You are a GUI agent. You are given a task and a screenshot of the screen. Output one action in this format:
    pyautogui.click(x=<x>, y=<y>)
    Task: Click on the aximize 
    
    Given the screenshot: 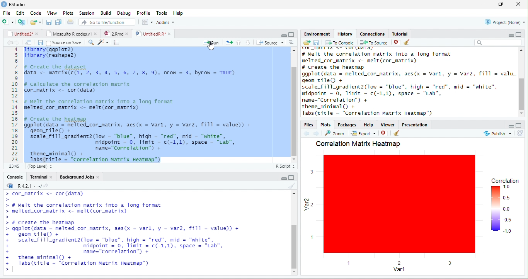 What is the action you would take?
    pyautogui.click(x=521, y=33)
    